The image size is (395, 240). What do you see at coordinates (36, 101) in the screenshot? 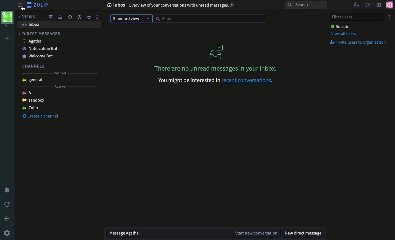
I see `Sandbox` at bounding box center [36, 101].